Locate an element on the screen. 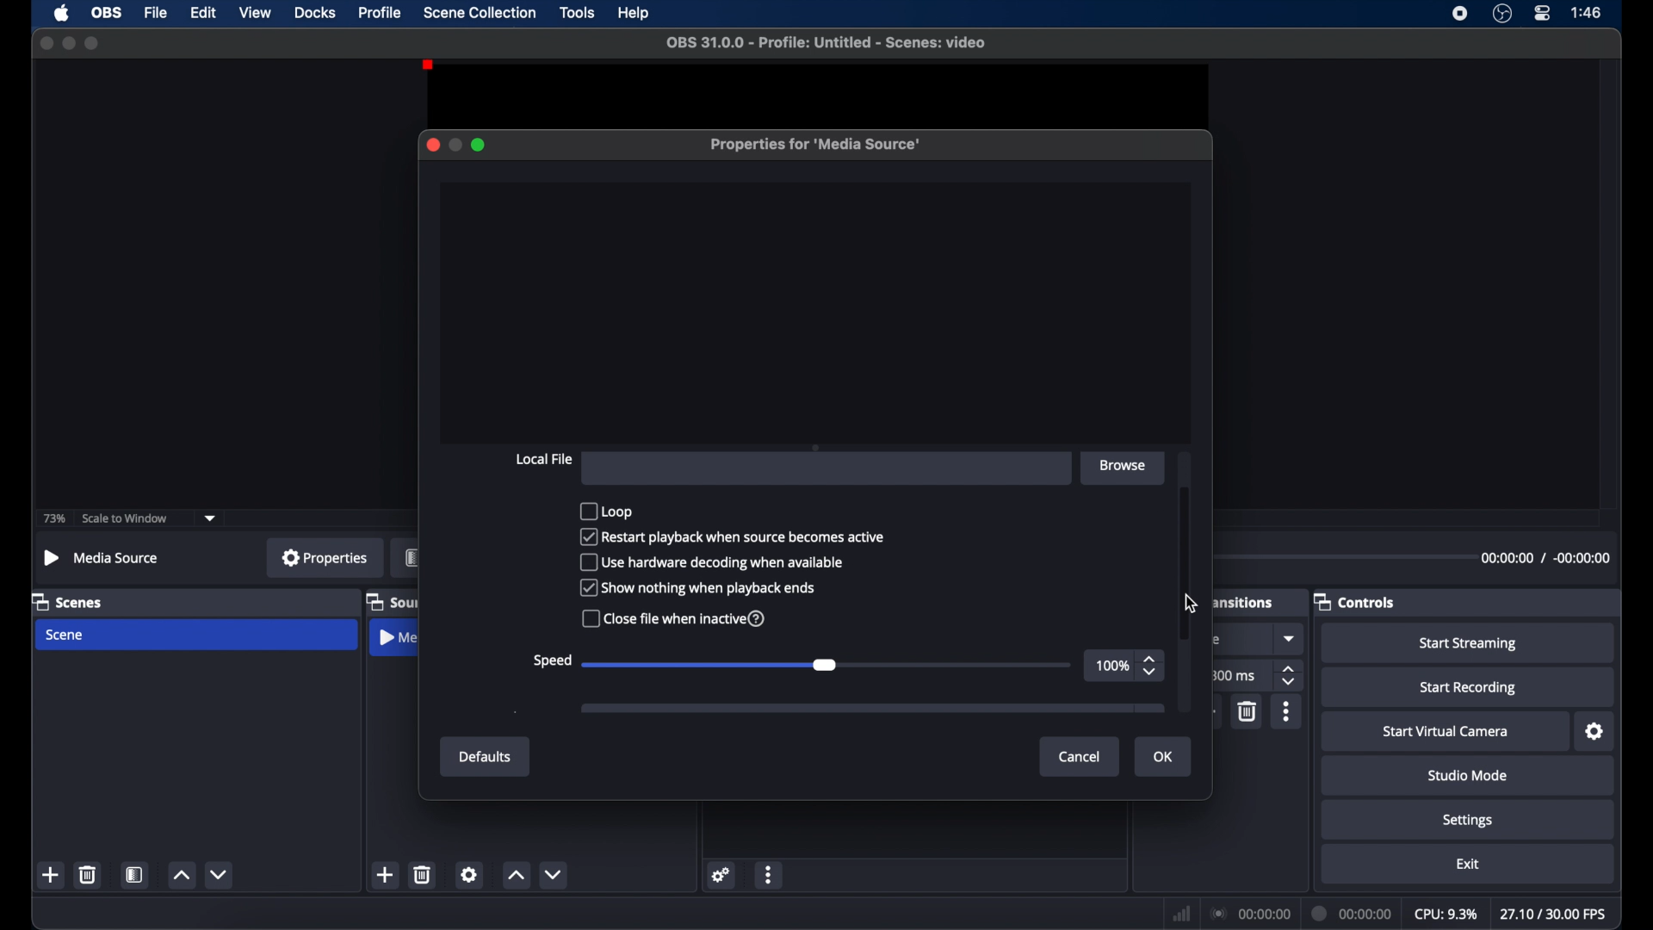  add is located at coordinates (51, 874).